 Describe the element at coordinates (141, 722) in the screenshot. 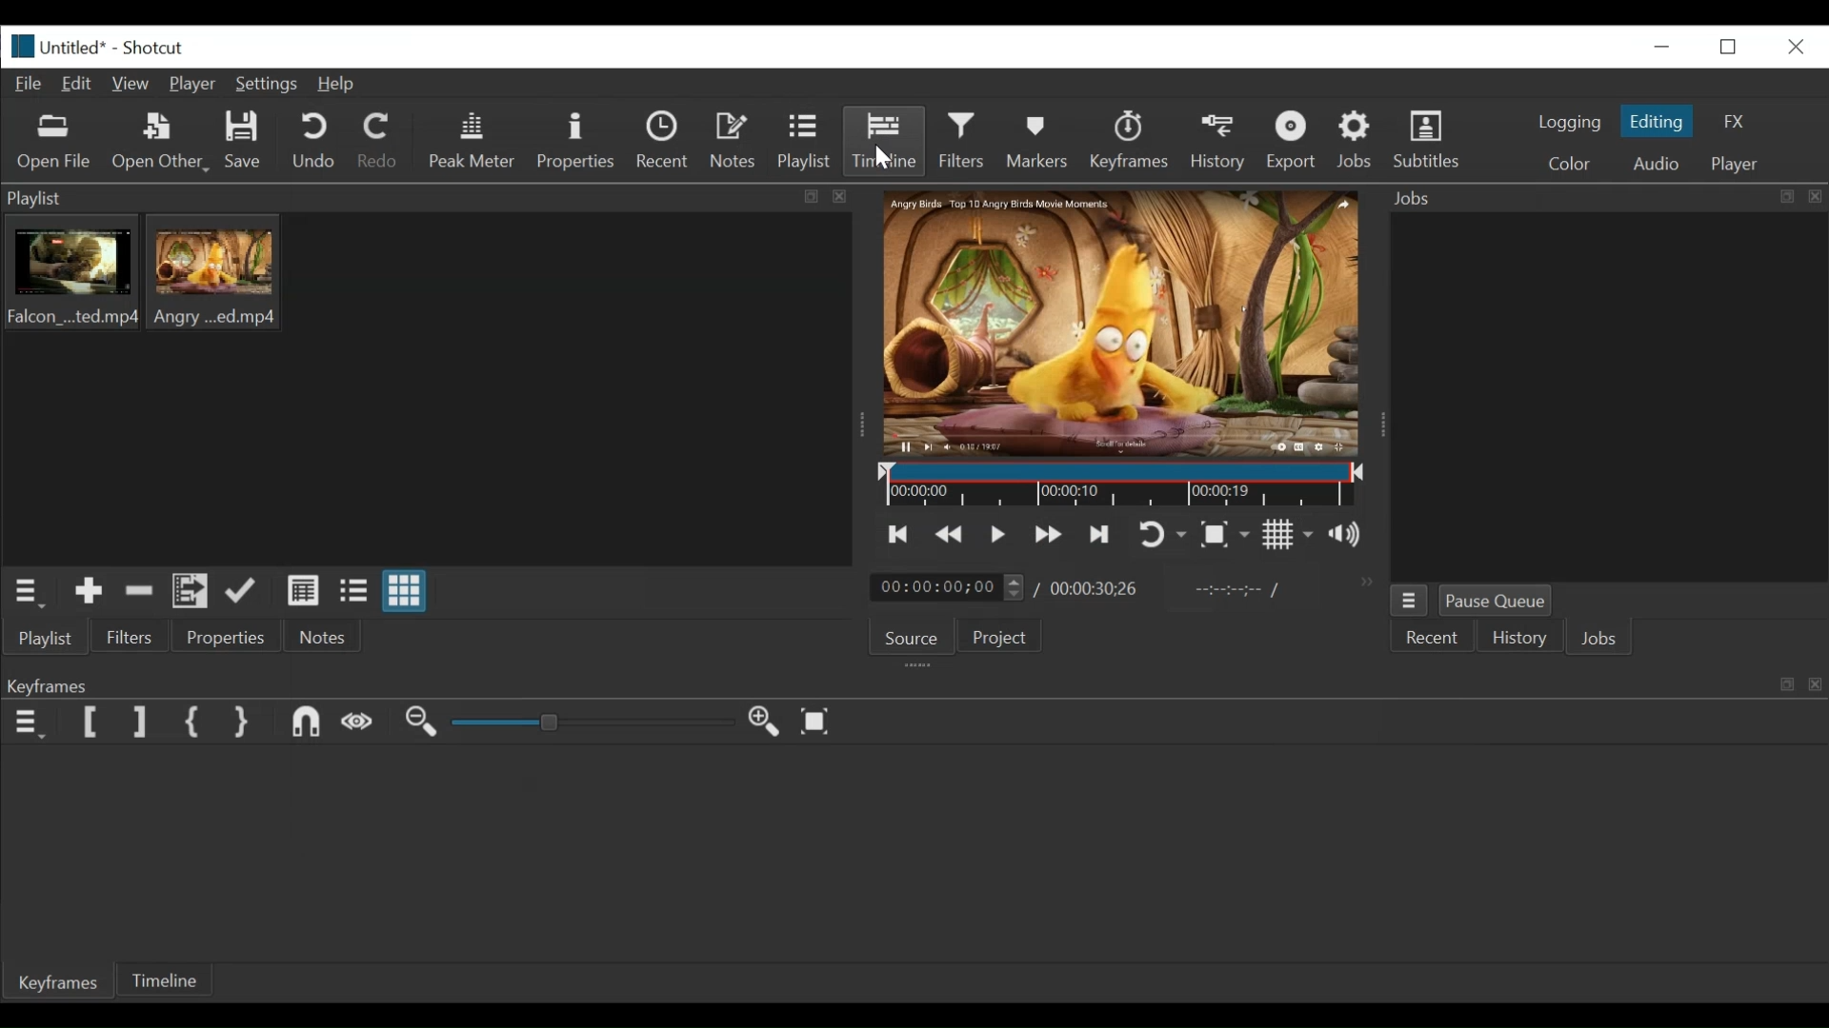

I see `Set Filter last` at that location.